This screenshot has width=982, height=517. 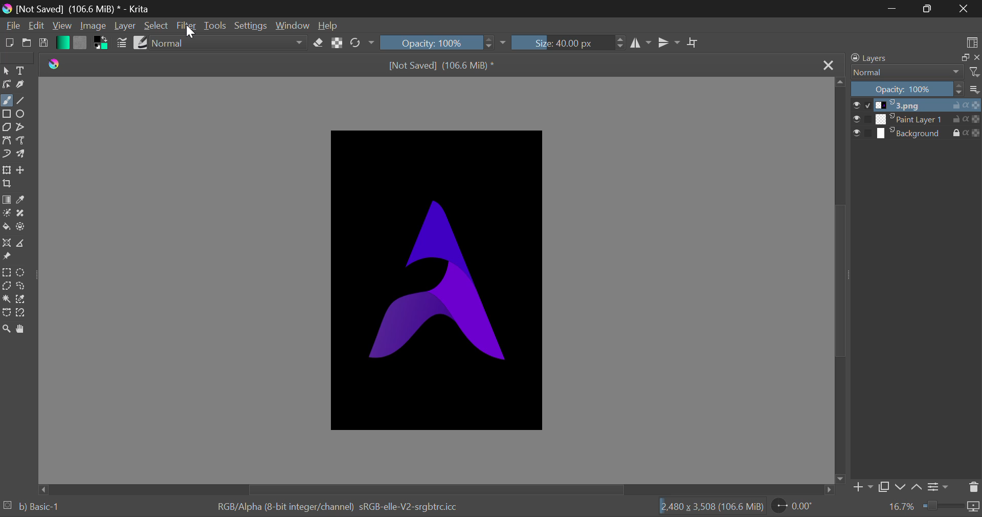 I want to click on Copy Layer, so click(x=886, y=487).